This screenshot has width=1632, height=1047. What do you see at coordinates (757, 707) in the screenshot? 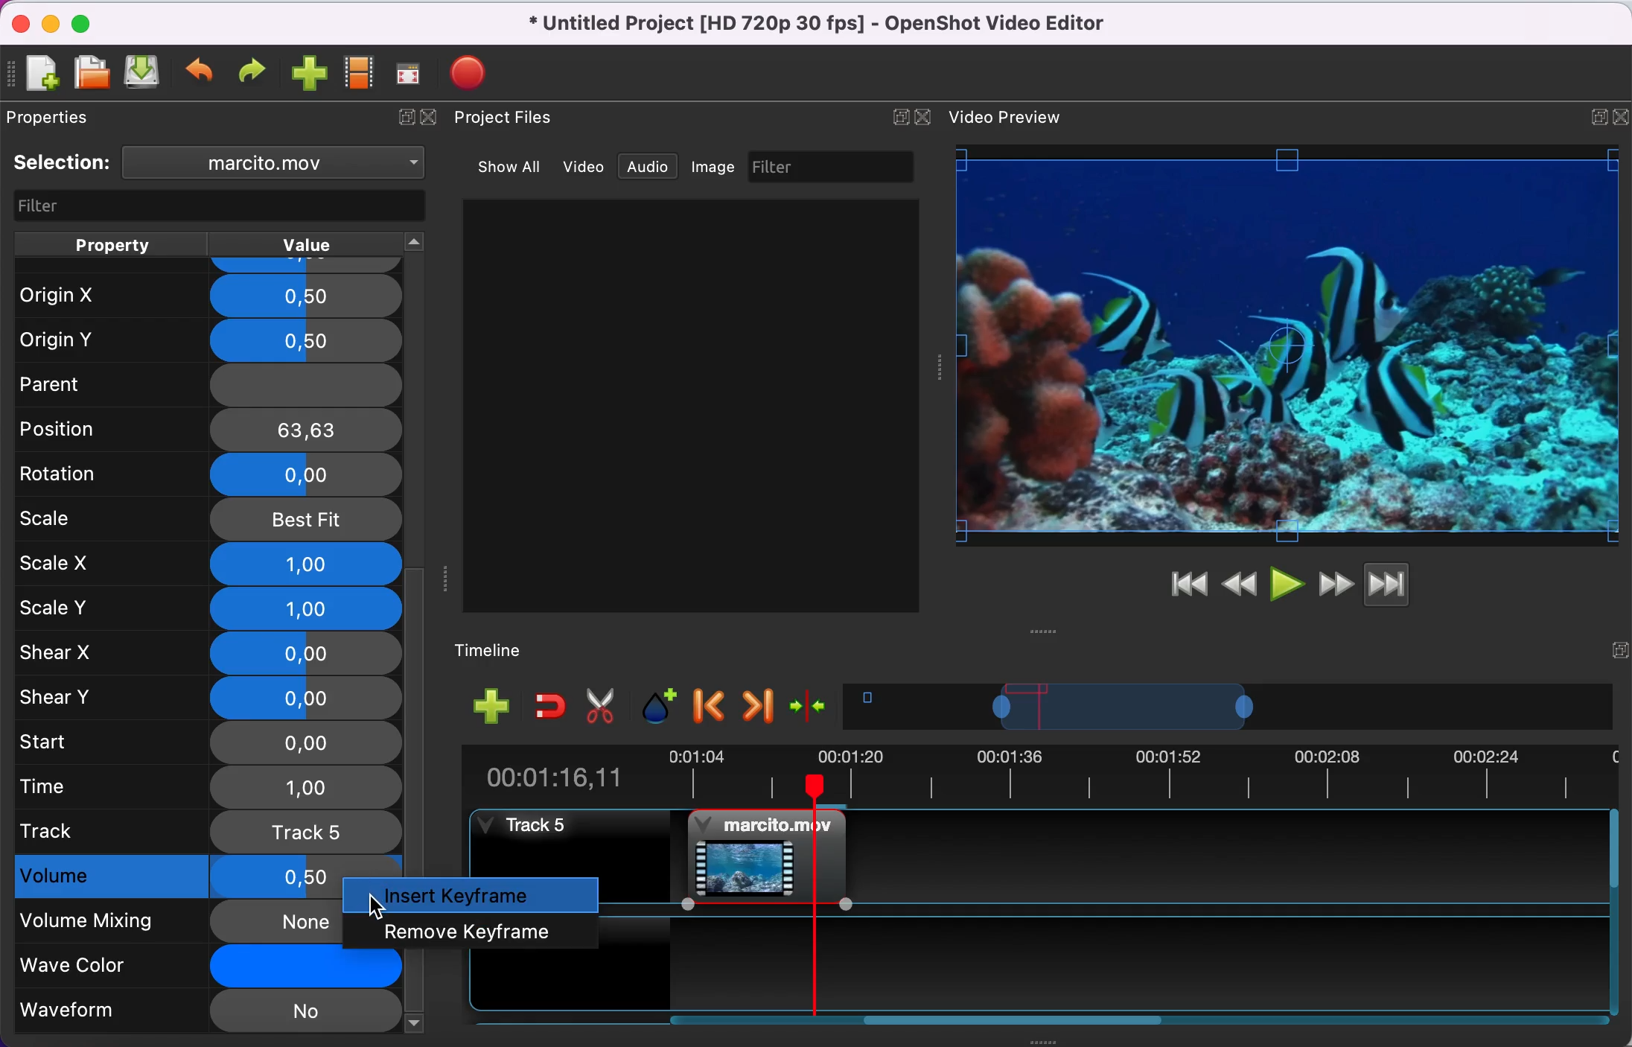
I see `next marker` at bounding box center [757, 707].